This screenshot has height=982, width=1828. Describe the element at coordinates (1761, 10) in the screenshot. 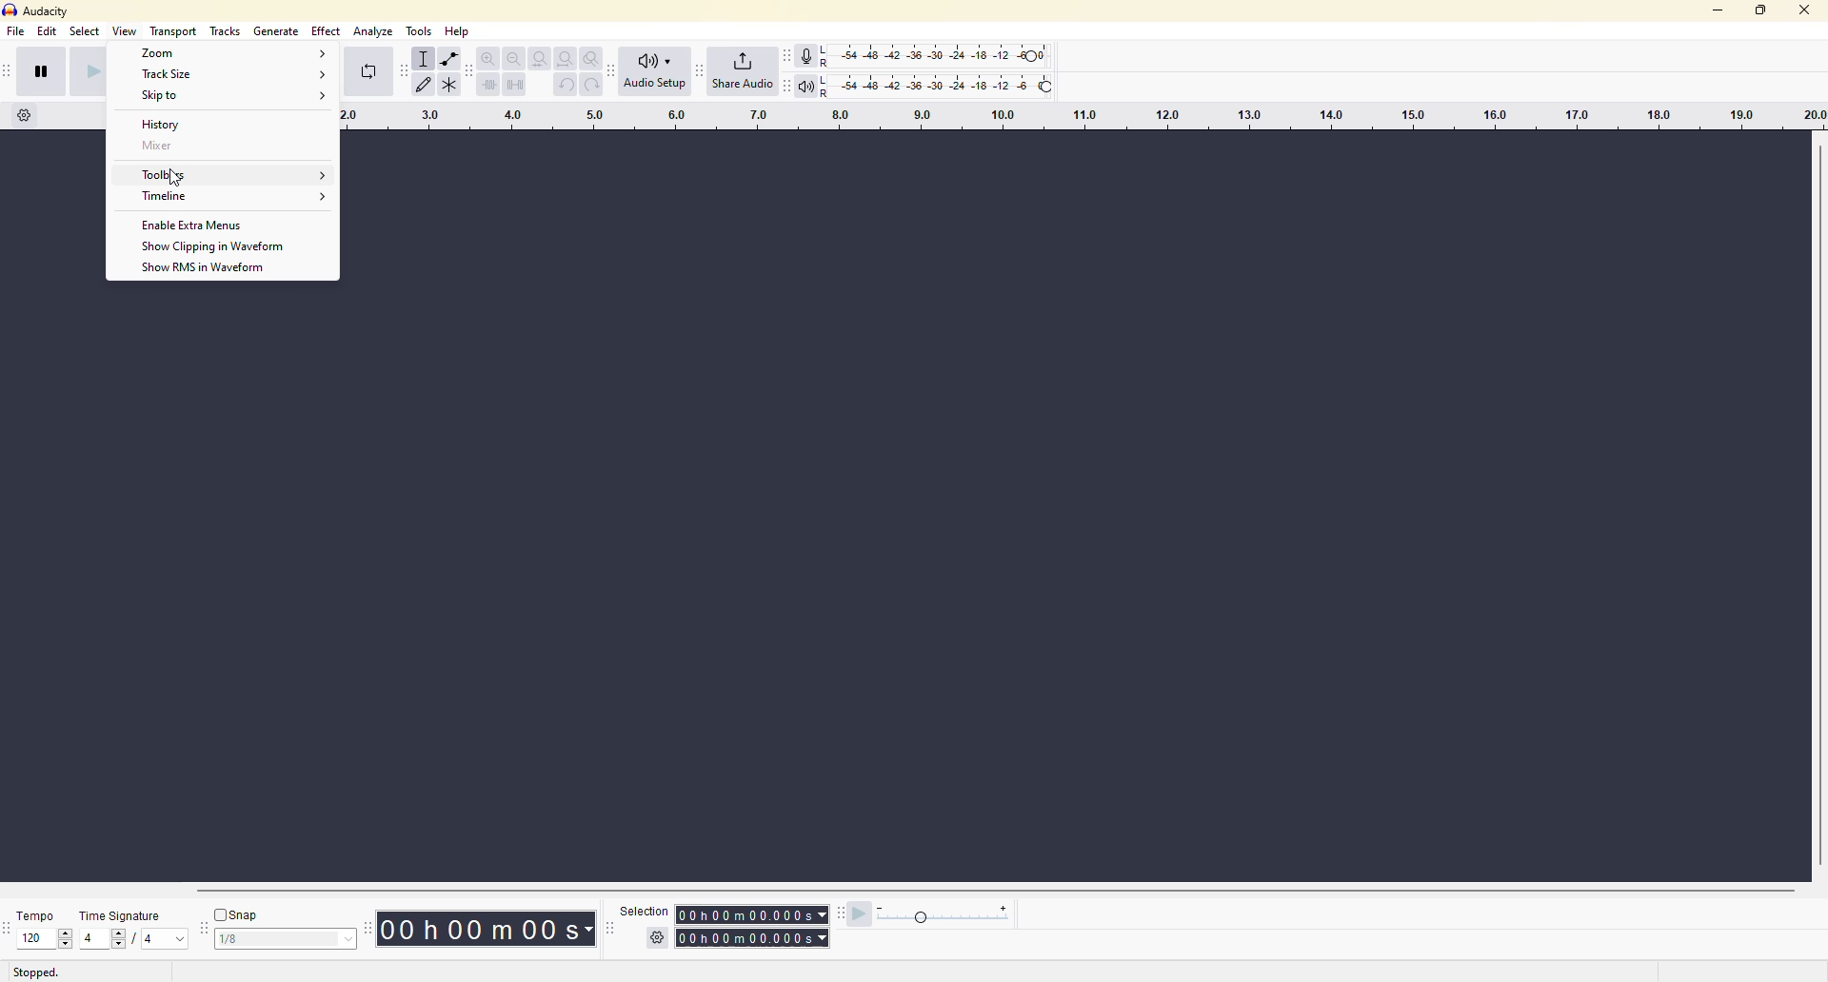

I see `maximize` at that location.